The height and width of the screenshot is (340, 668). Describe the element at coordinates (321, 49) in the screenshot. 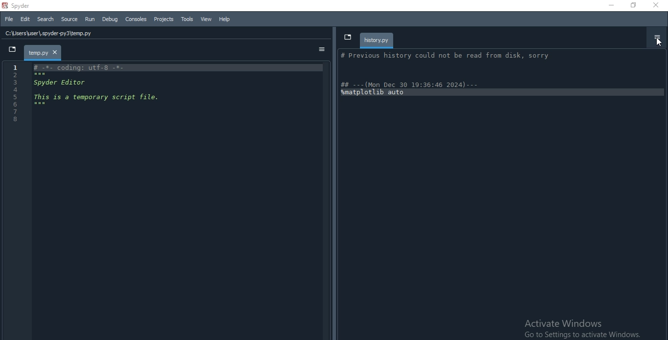

I see `options` at that location.